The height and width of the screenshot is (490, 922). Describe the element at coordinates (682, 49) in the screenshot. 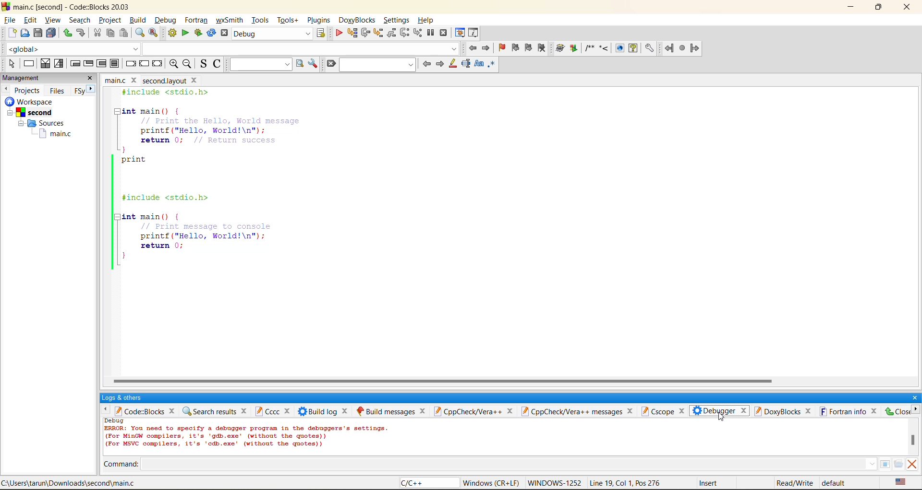

I see `fortran` at that location.